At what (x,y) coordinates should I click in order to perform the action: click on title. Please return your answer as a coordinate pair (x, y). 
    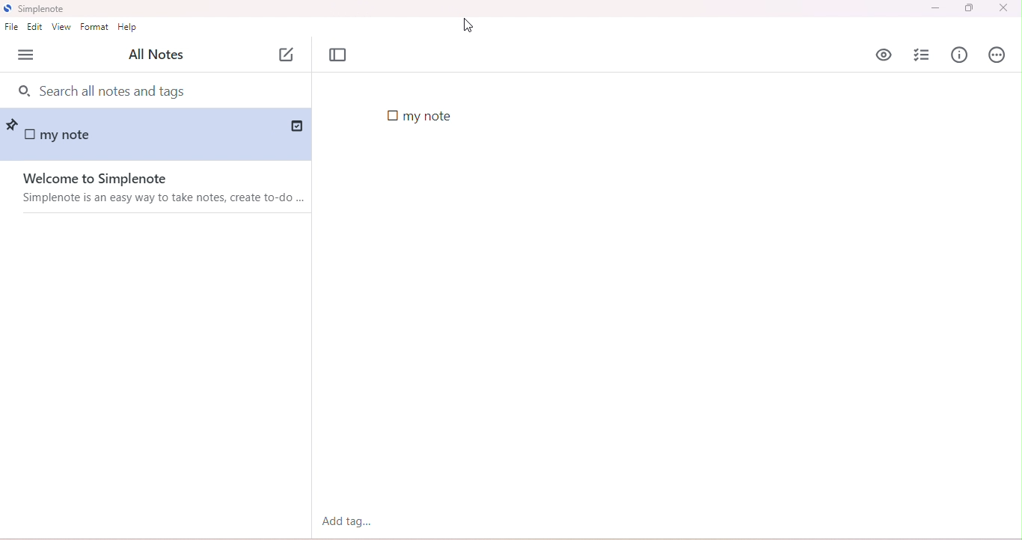
    Looking at the image, I should click on (37, 9).